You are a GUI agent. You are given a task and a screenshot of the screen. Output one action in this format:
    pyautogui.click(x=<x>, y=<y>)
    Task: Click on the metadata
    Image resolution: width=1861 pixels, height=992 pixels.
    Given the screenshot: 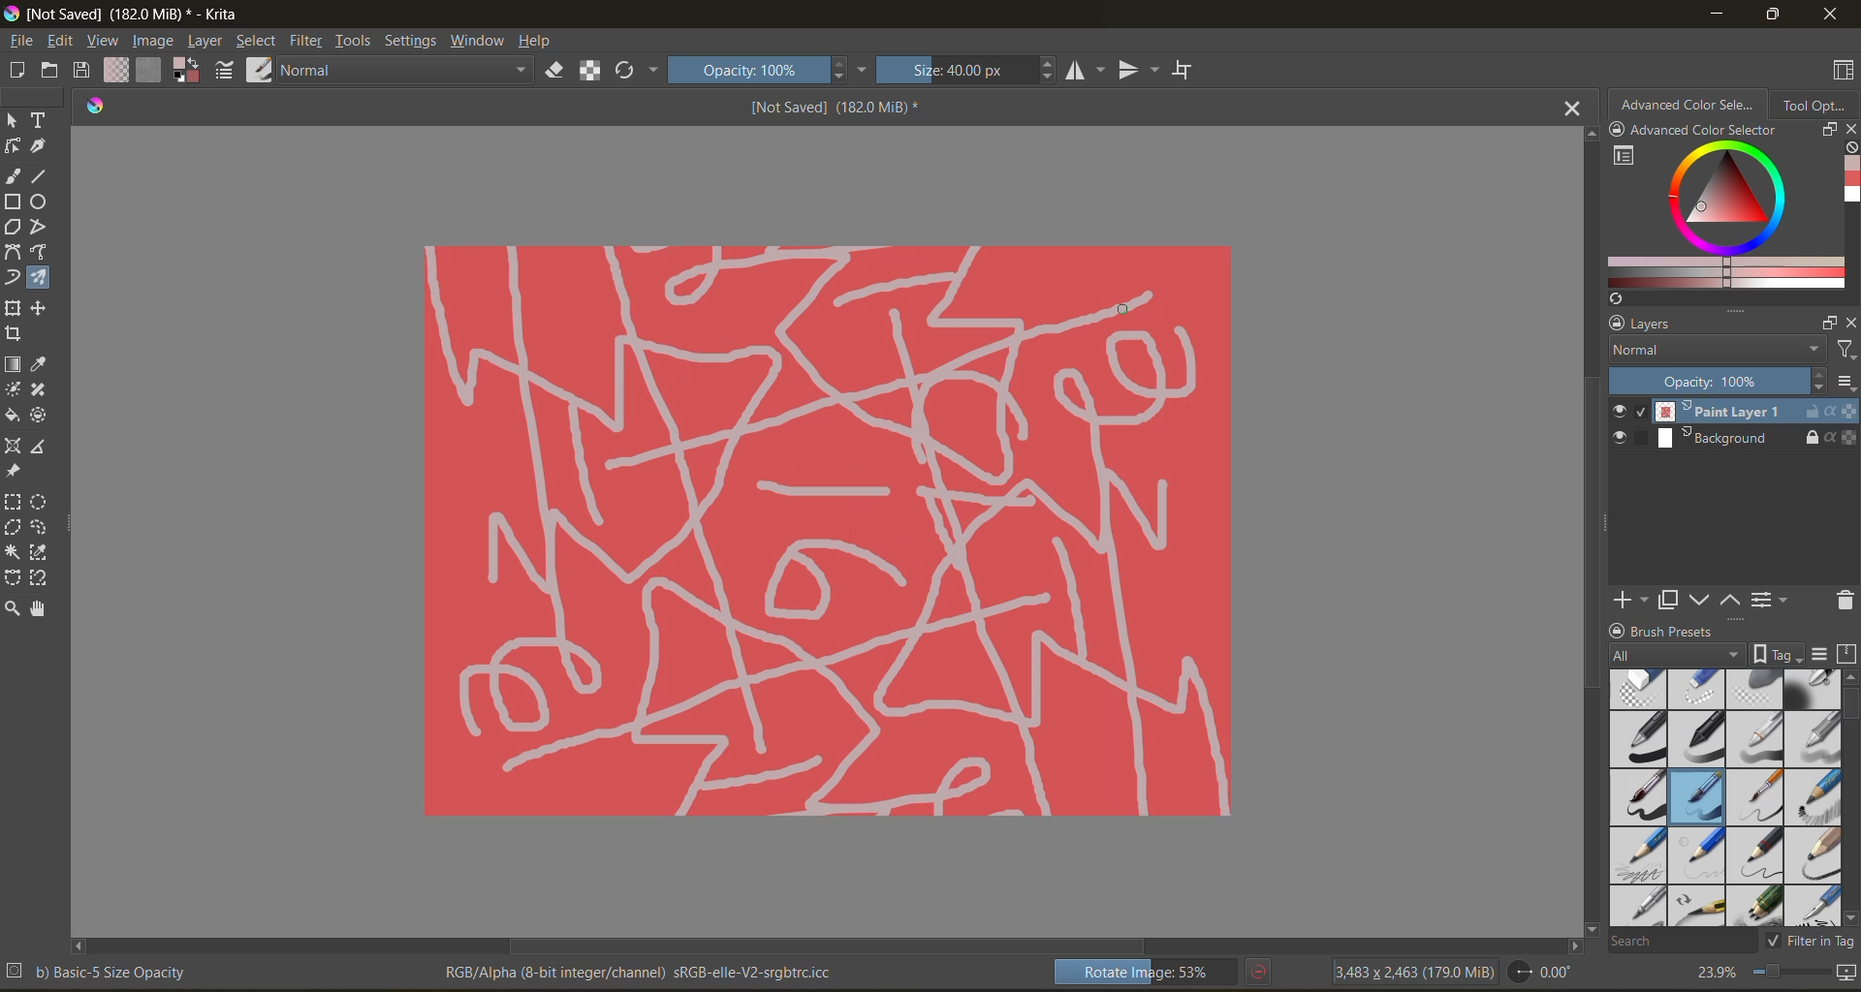 What is the action you would take?
    pyautogui.click(x=433, y=972)
    